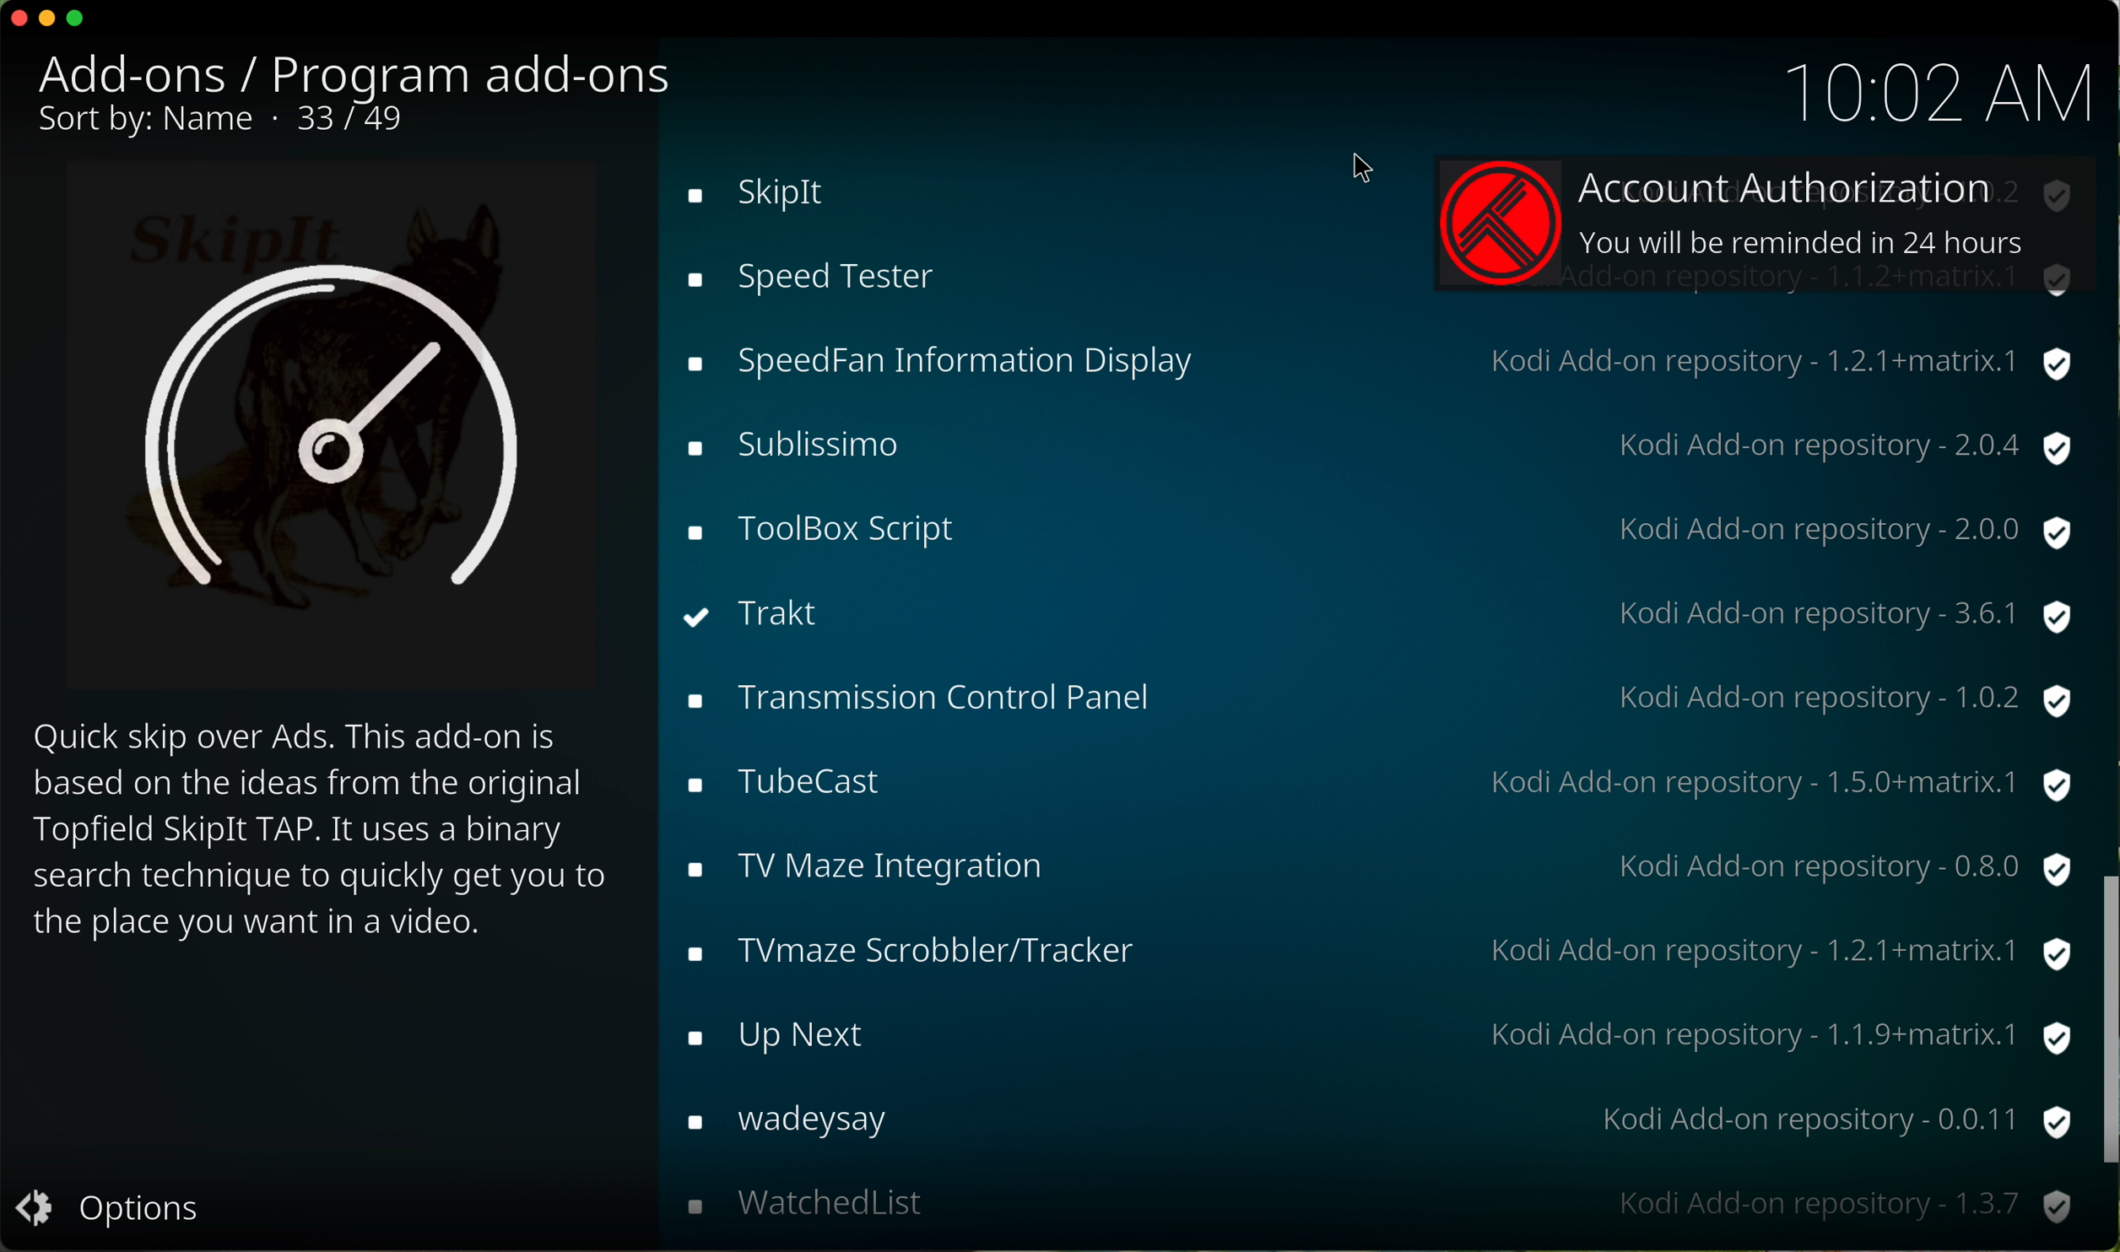 The height and width of the screenshot is (1252, 2120). What do you see at coordinates (1369, 527) in the screenshot?
I see `tv maze integration` at bounding box center [1369, 527].